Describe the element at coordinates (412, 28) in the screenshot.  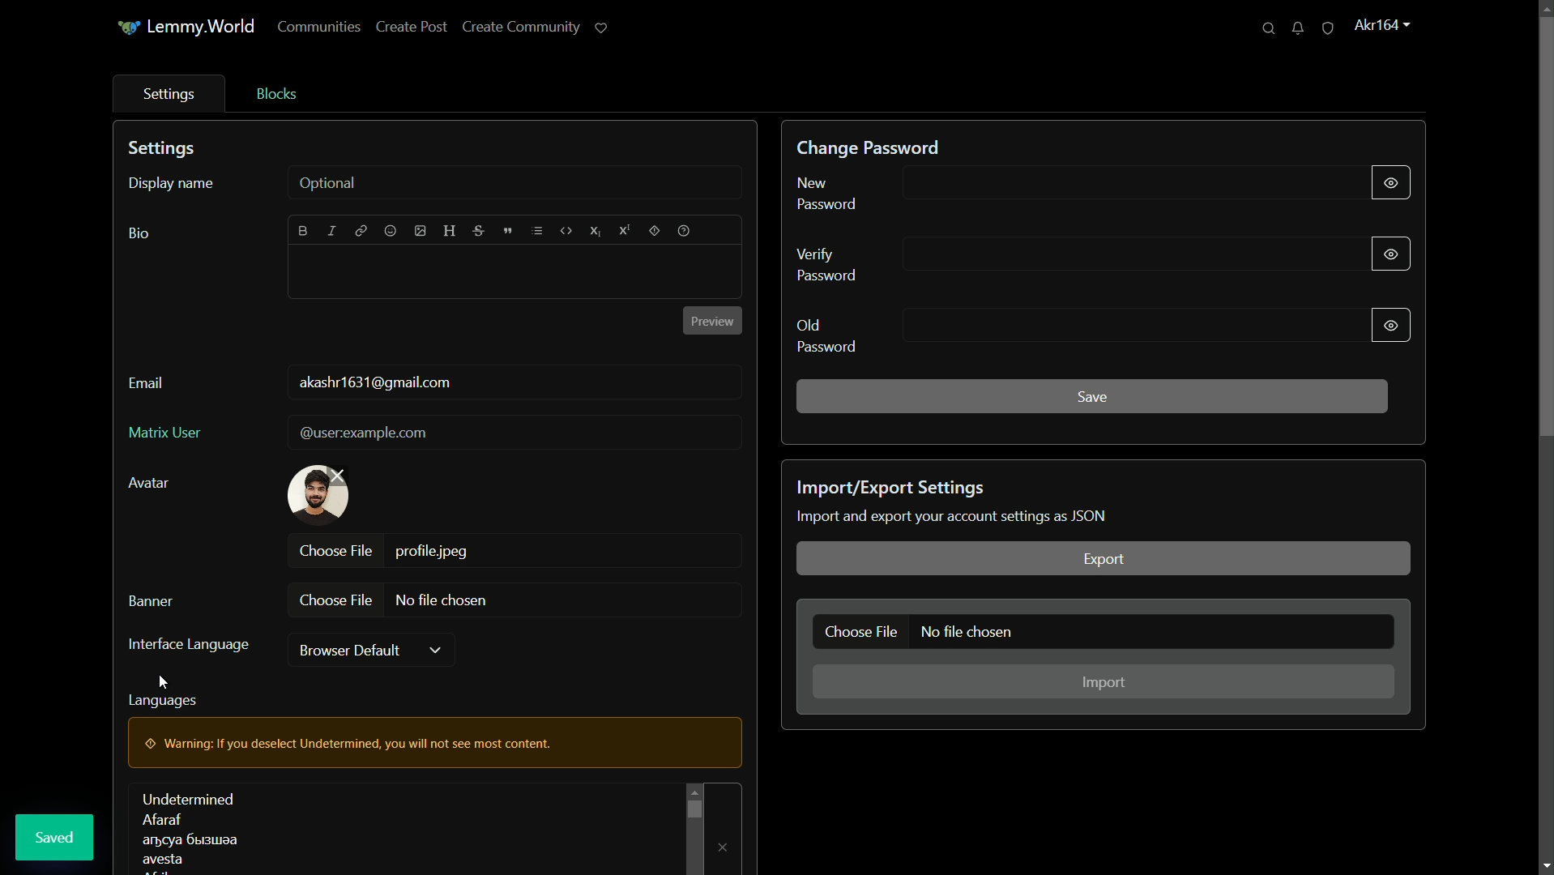
I see `create post` at that location.